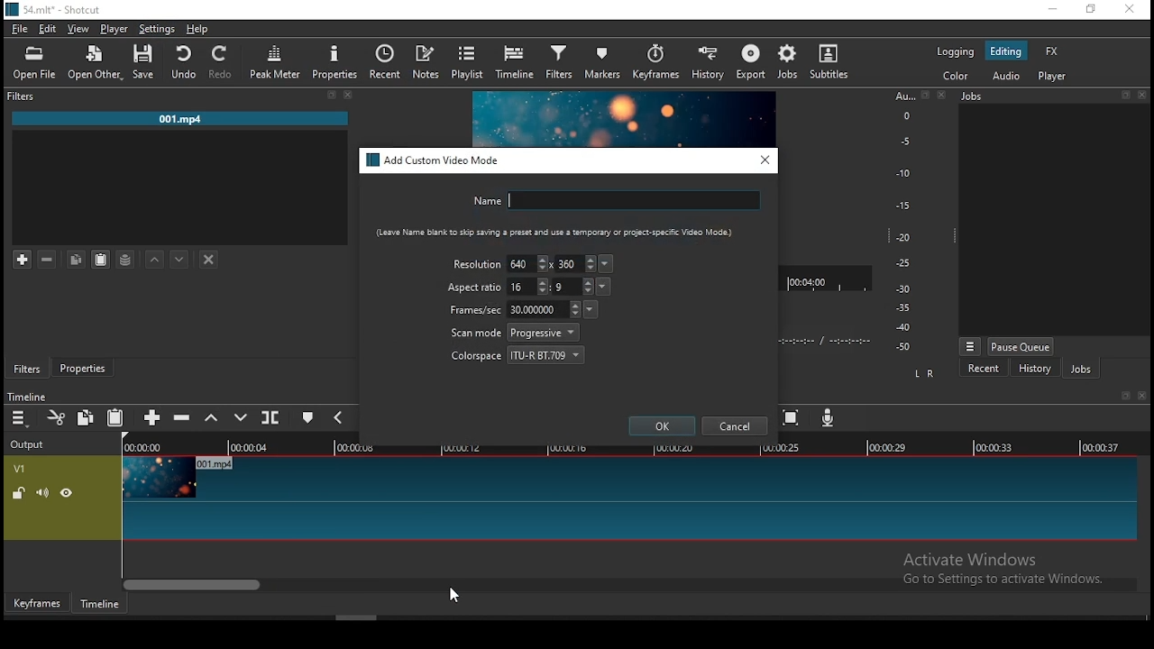 The image size is (1154, 649). What do you see at coordinates (527, 262) in the screenshot?
I see `width` at bounding box center [527, 262].